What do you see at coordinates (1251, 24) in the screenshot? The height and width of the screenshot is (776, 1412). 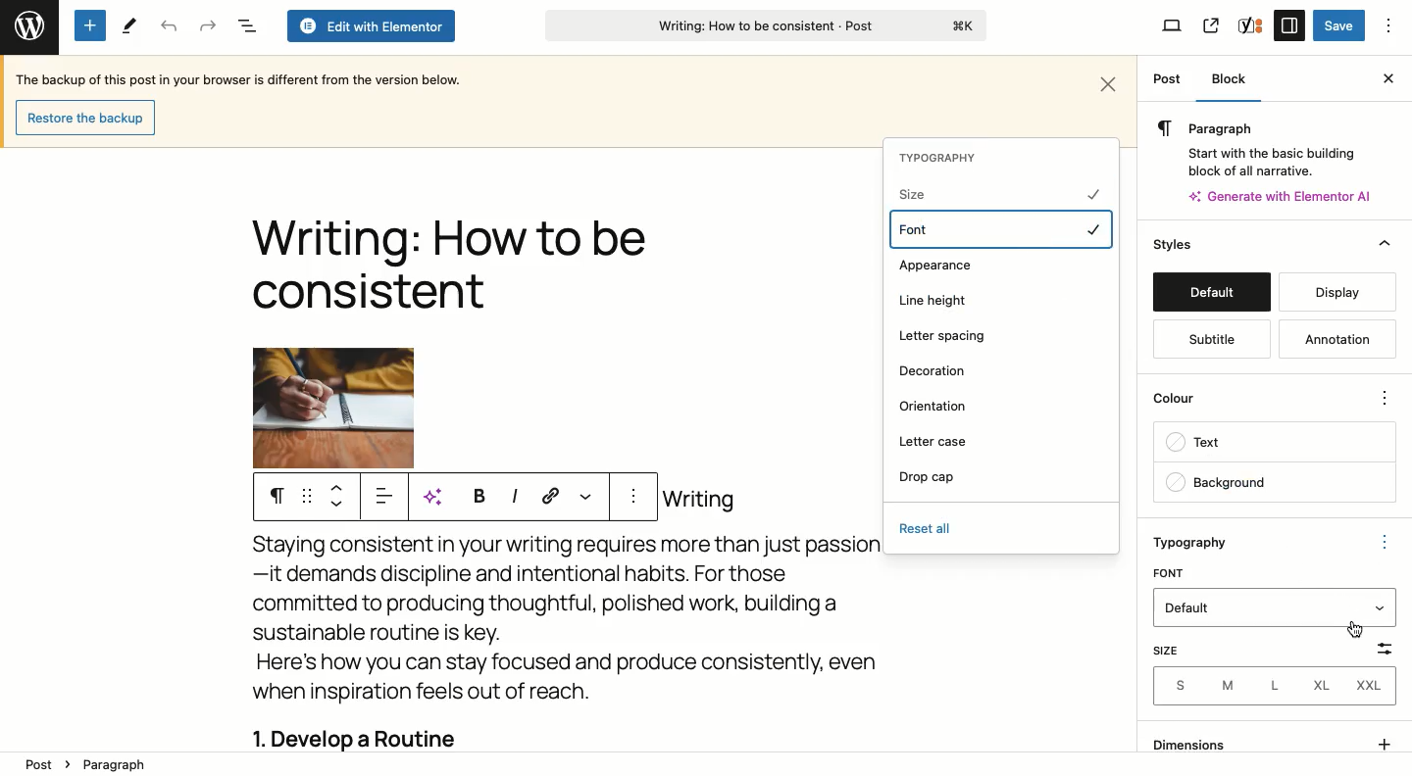 I see `Yoast` at bounding box center [1251, 24].